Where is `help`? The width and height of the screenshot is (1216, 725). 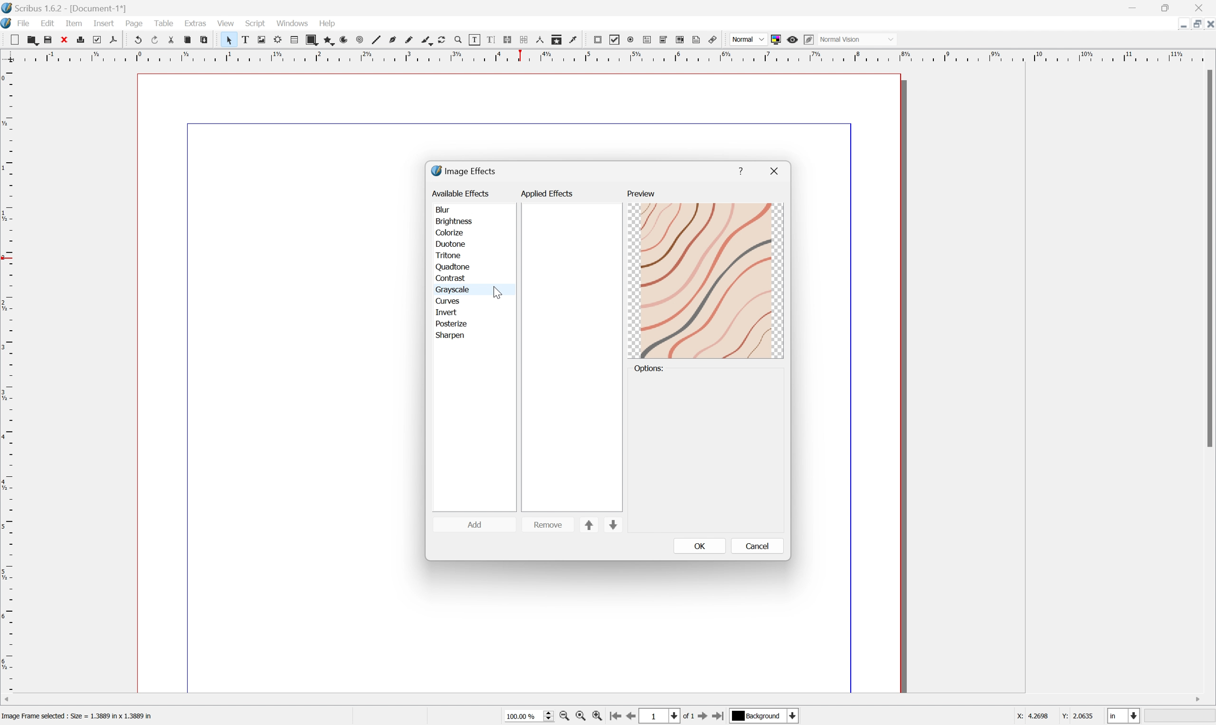
help is located at coordinates (741, 167).